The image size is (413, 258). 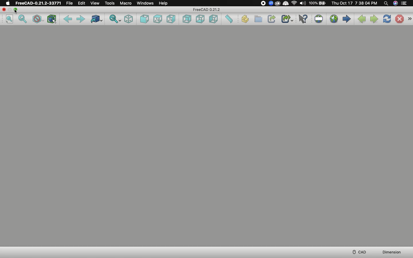 What do you see at coordinates (395, 3) in the screenshot?
I see `Voice control` at bounding box center [395, 3].